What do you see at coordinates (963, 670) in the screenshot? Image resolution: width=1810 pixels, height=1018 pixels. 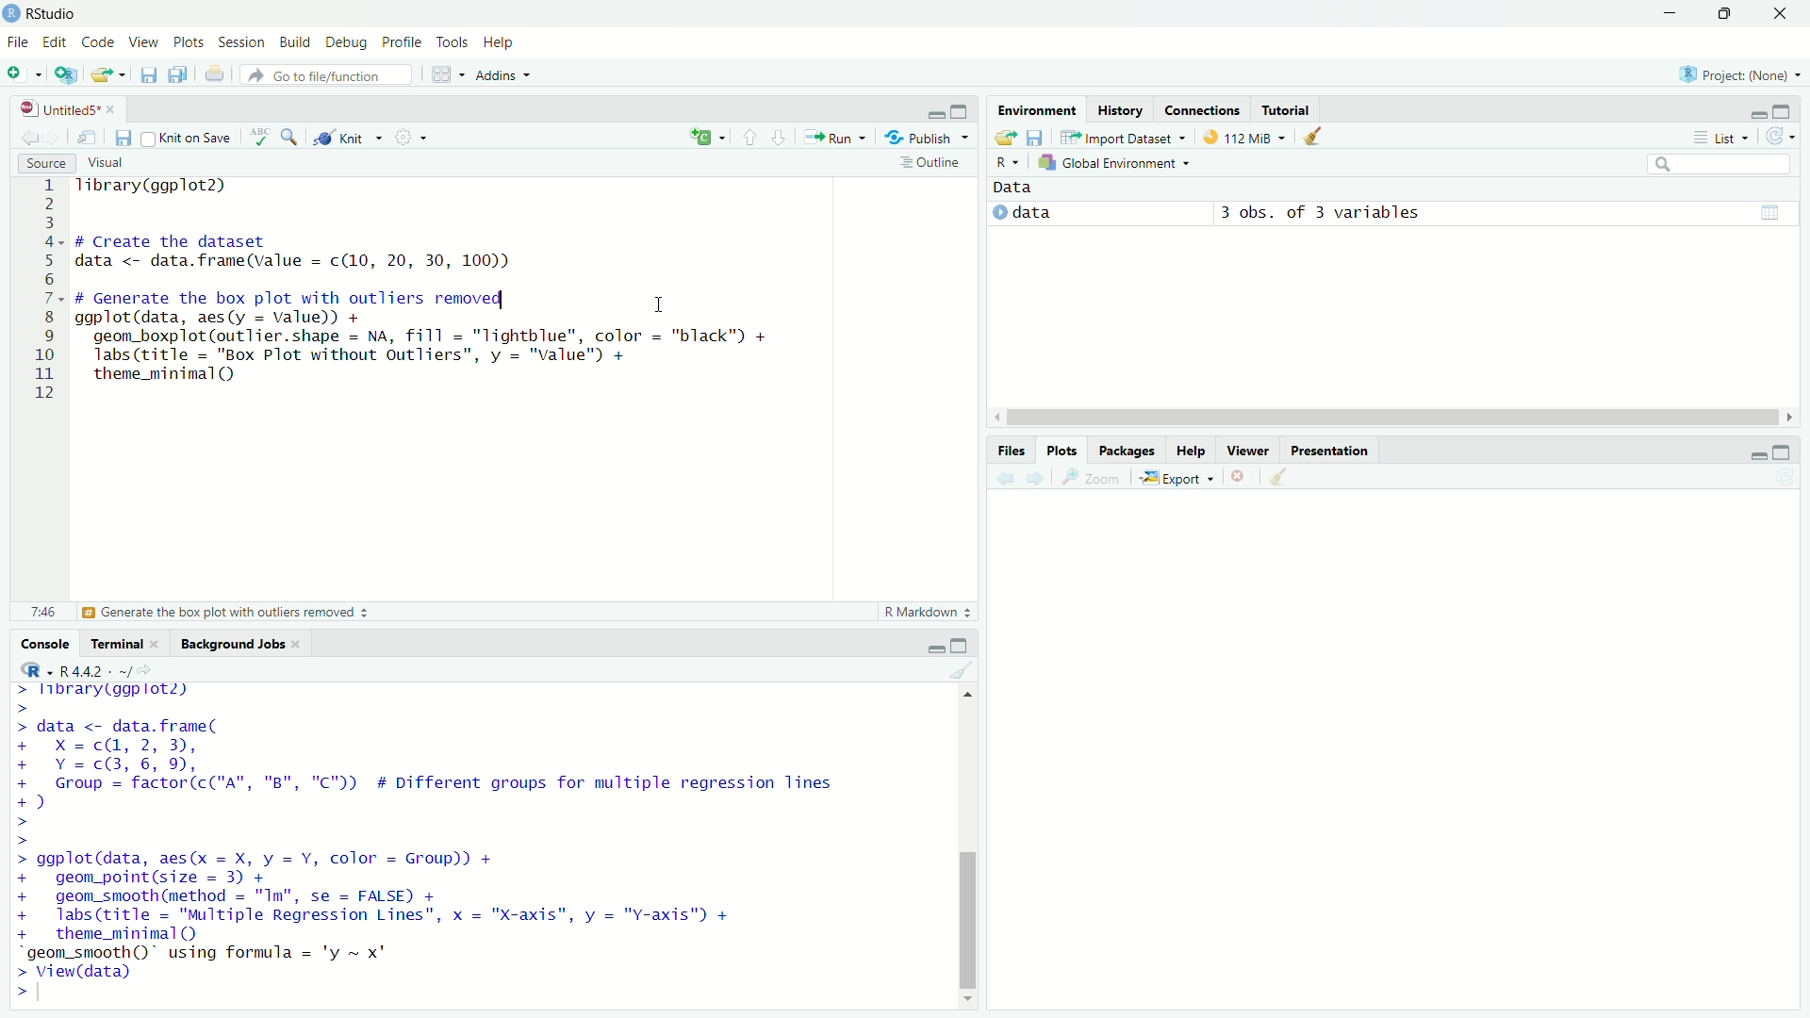 I see `clear` at bounding box center [963, 670].